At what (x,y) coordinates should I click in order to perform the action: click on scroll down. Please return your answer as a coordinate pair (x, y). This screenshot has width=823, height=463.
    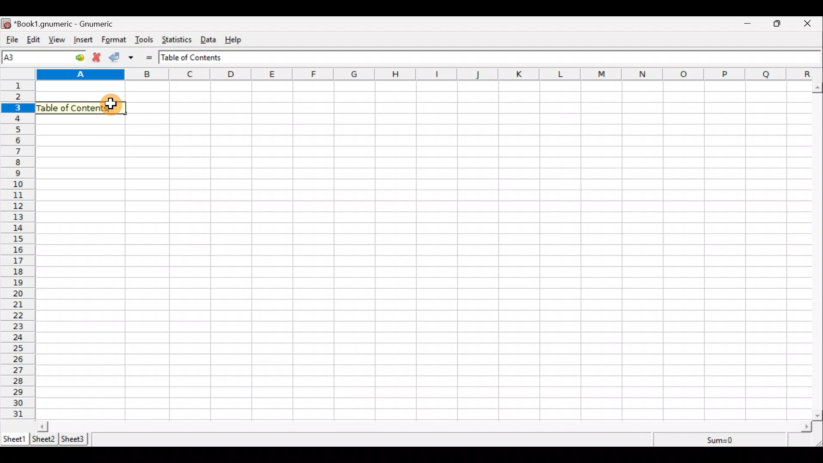
    Looking at the image, I should click on (818, 415).